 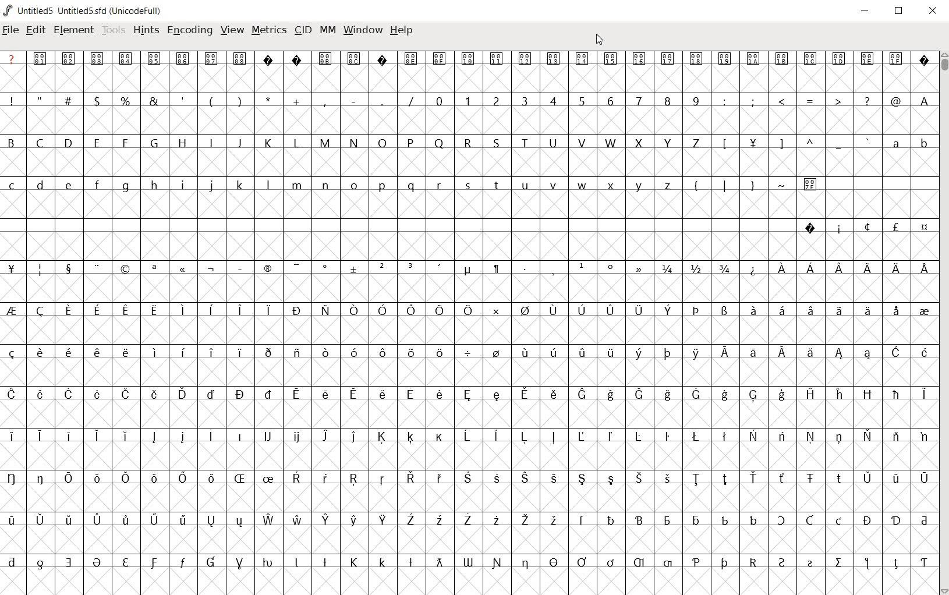 What do you see at coordinates (325, 102) in the screenshot?
I see `,` at bounding box center [325, 102].